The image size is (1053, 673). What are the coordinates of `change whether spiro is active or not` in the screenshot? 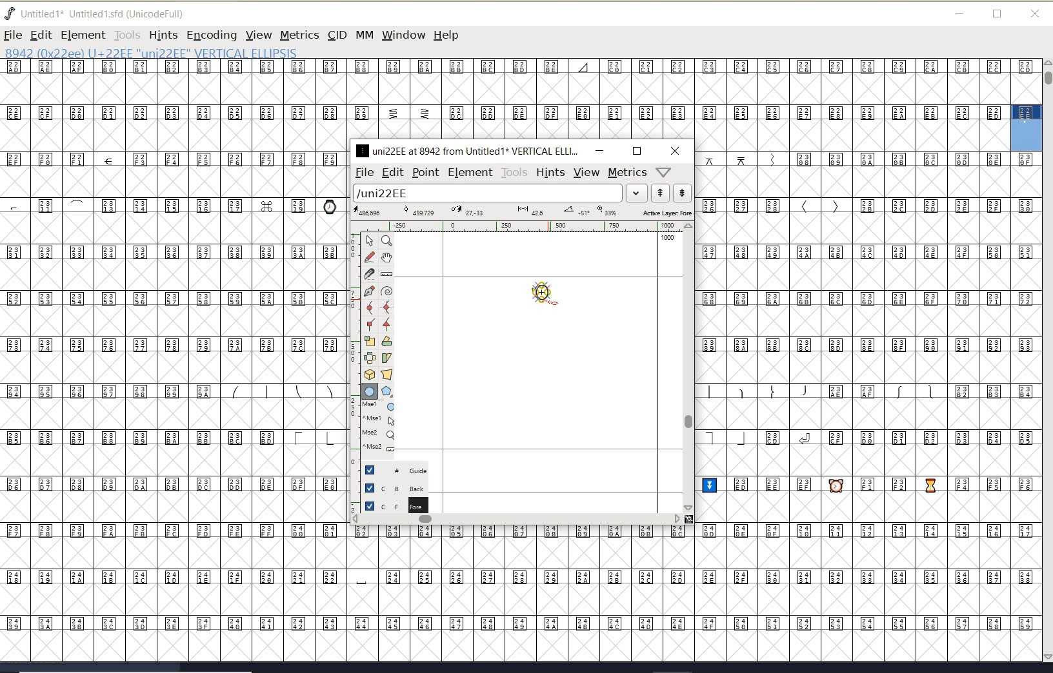 It's located at (386, 293).